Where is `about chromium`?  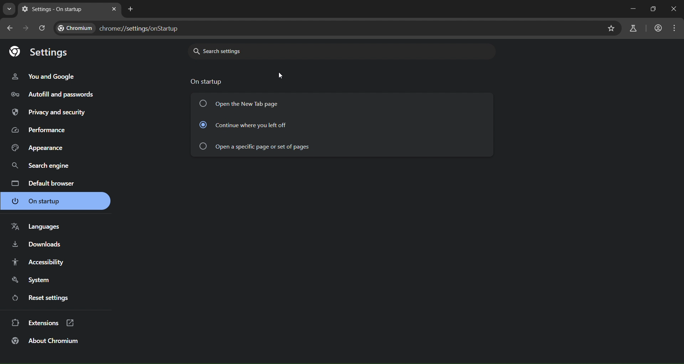 about chromium is located at coordinates (46, 340).